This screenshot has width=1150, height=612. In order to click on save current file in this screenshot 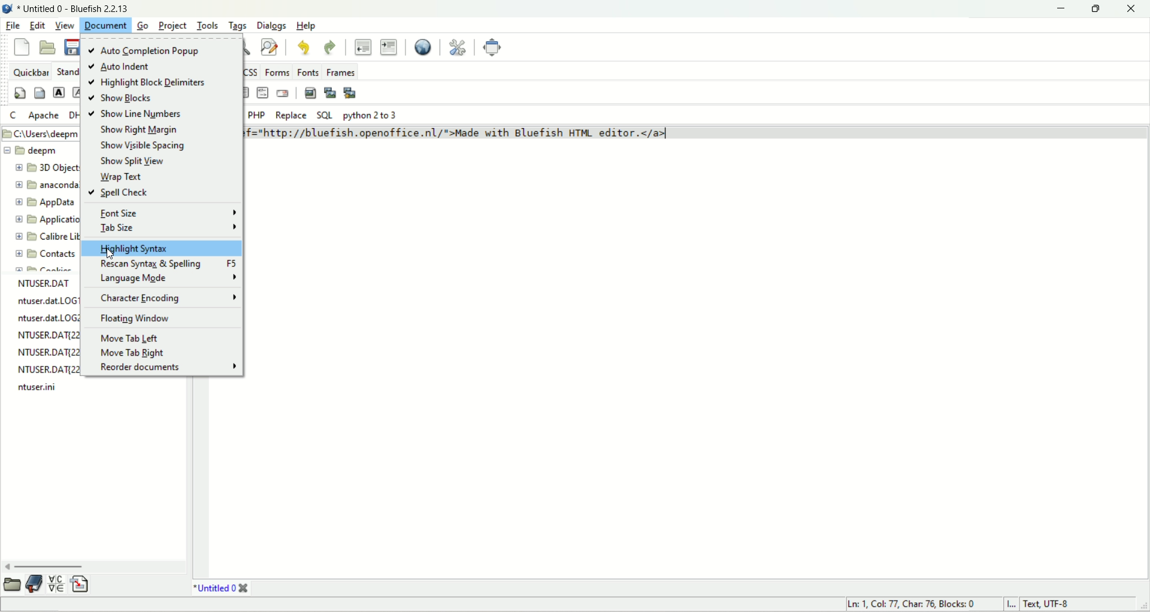, I will do `click(72, 48)`.